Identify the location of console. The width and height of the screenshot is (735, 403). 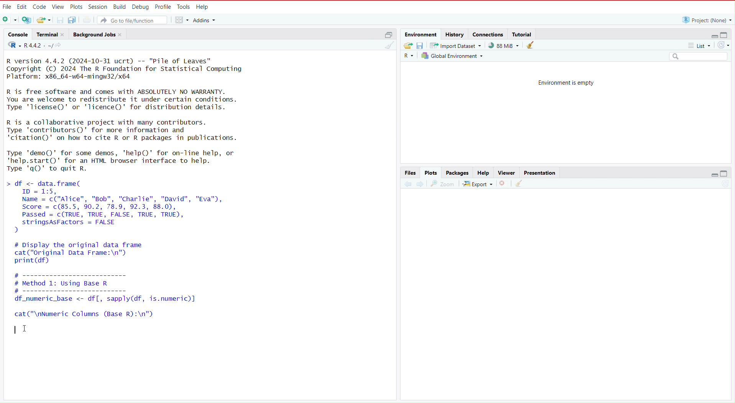
(16, 33).